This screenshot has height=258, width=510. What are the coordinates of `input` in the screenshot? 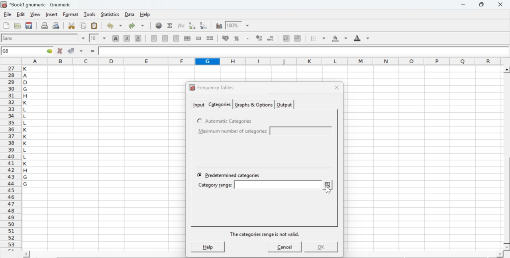 It's located at (198, 104).